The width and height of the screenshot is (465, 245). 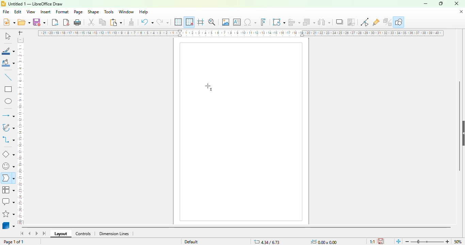 What do you see at coordinates (66, 22) in the screenshot?
I see `export directly as PDF` at bounding box center [66, 22].